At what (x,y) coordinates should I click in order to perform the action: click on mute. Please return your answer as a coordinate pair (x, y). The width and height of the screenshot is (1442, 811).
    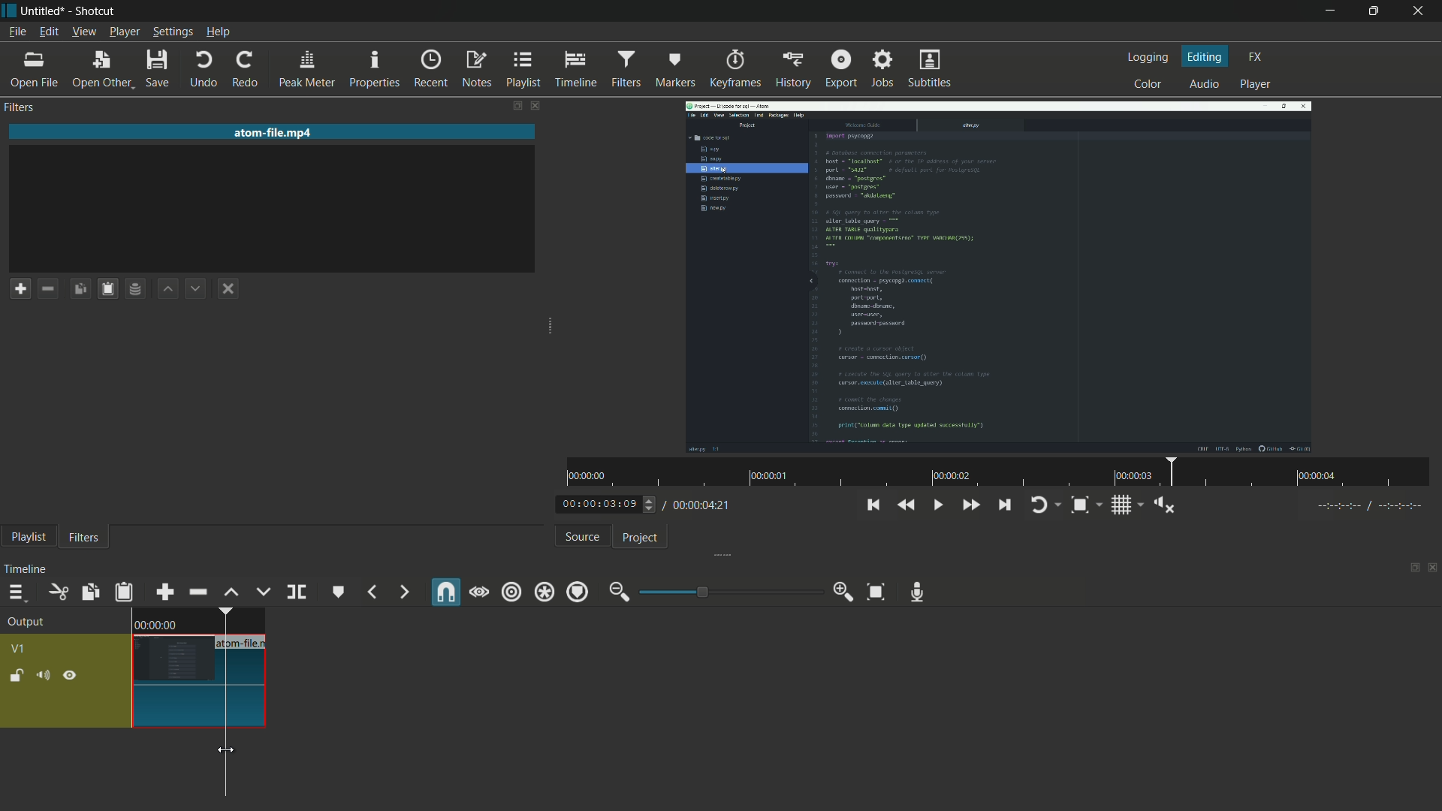
    Looking at the image, I should click on (43, 676).